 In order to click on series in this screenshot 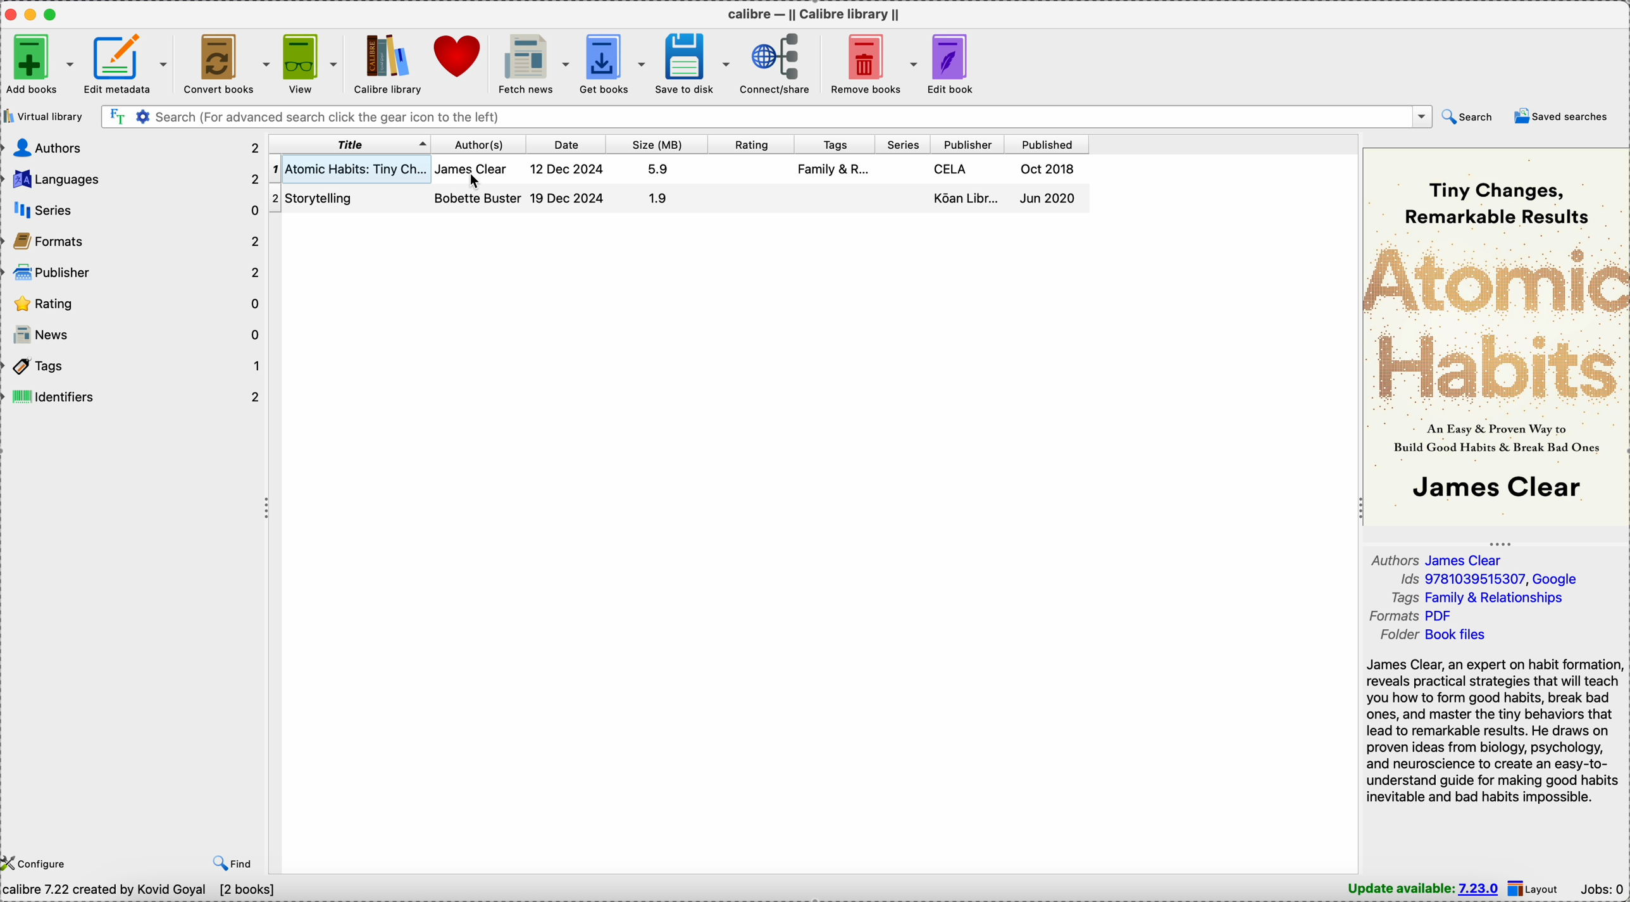, I will do `click(904, 143)`.